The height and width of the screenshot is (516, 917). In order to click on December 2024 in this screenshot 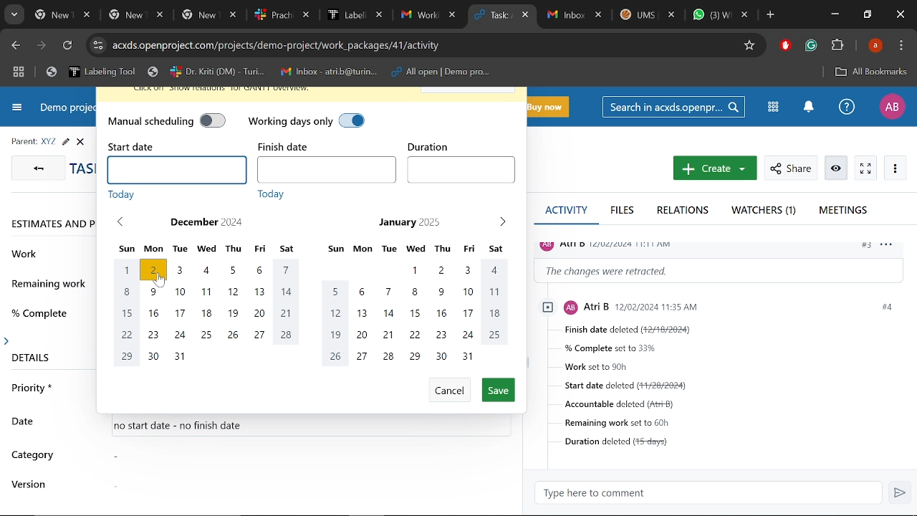, I will do `click(208, 221)`.